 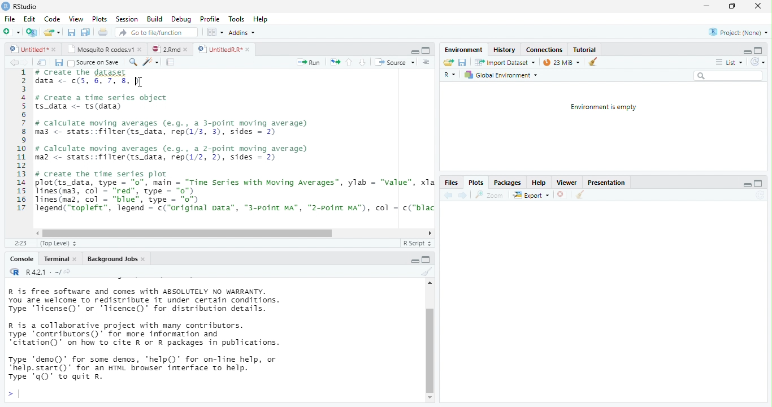 I want to click on Background Jobs, so click(x=111, y=259).